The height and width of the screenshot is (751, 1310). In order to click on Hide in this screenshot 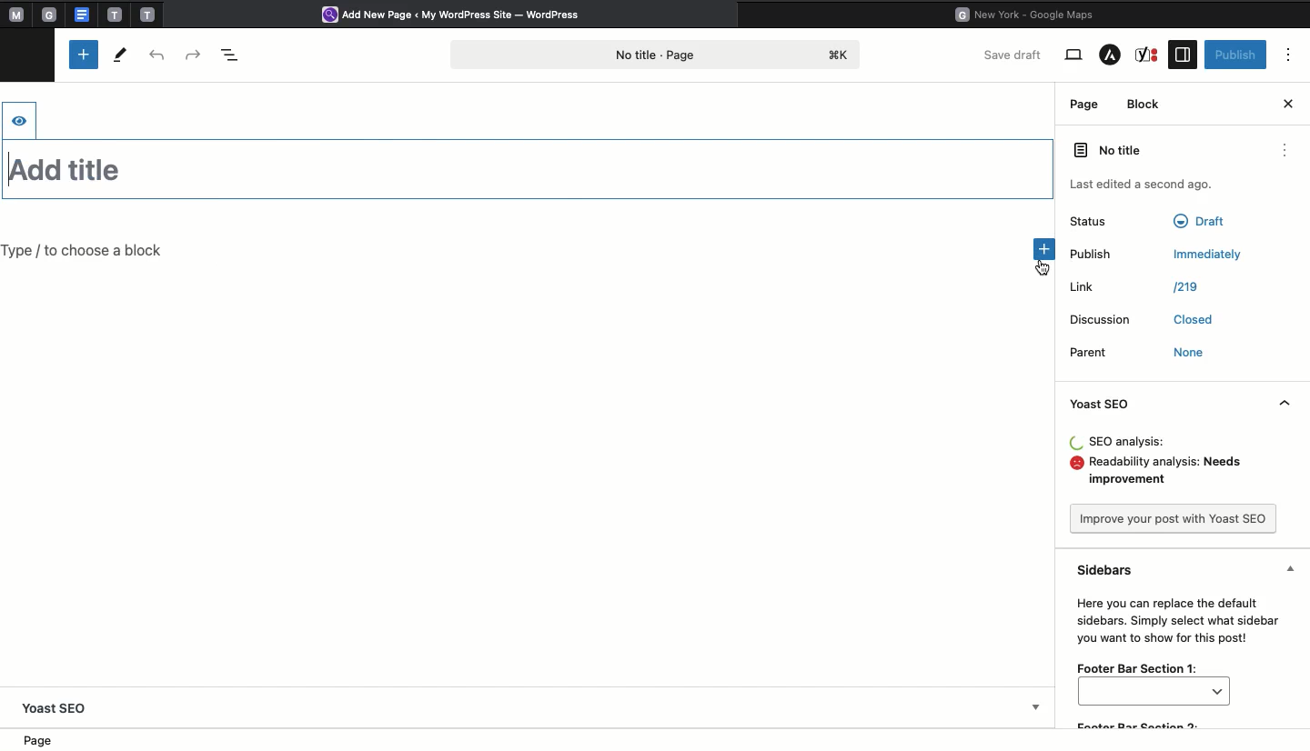, I will do `click(1290, 487)`.